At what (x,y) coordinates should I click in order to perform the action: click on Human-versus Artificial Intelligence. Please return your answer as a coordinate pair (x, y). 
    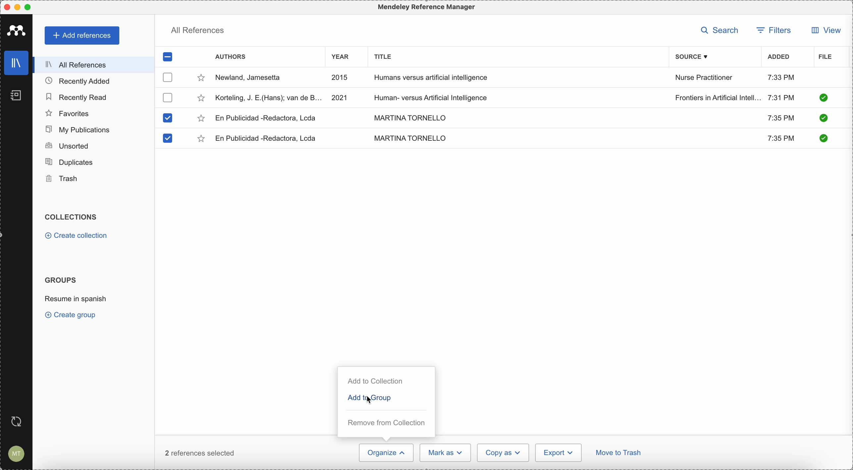
    Looking at the image, I should click on (437, 97).